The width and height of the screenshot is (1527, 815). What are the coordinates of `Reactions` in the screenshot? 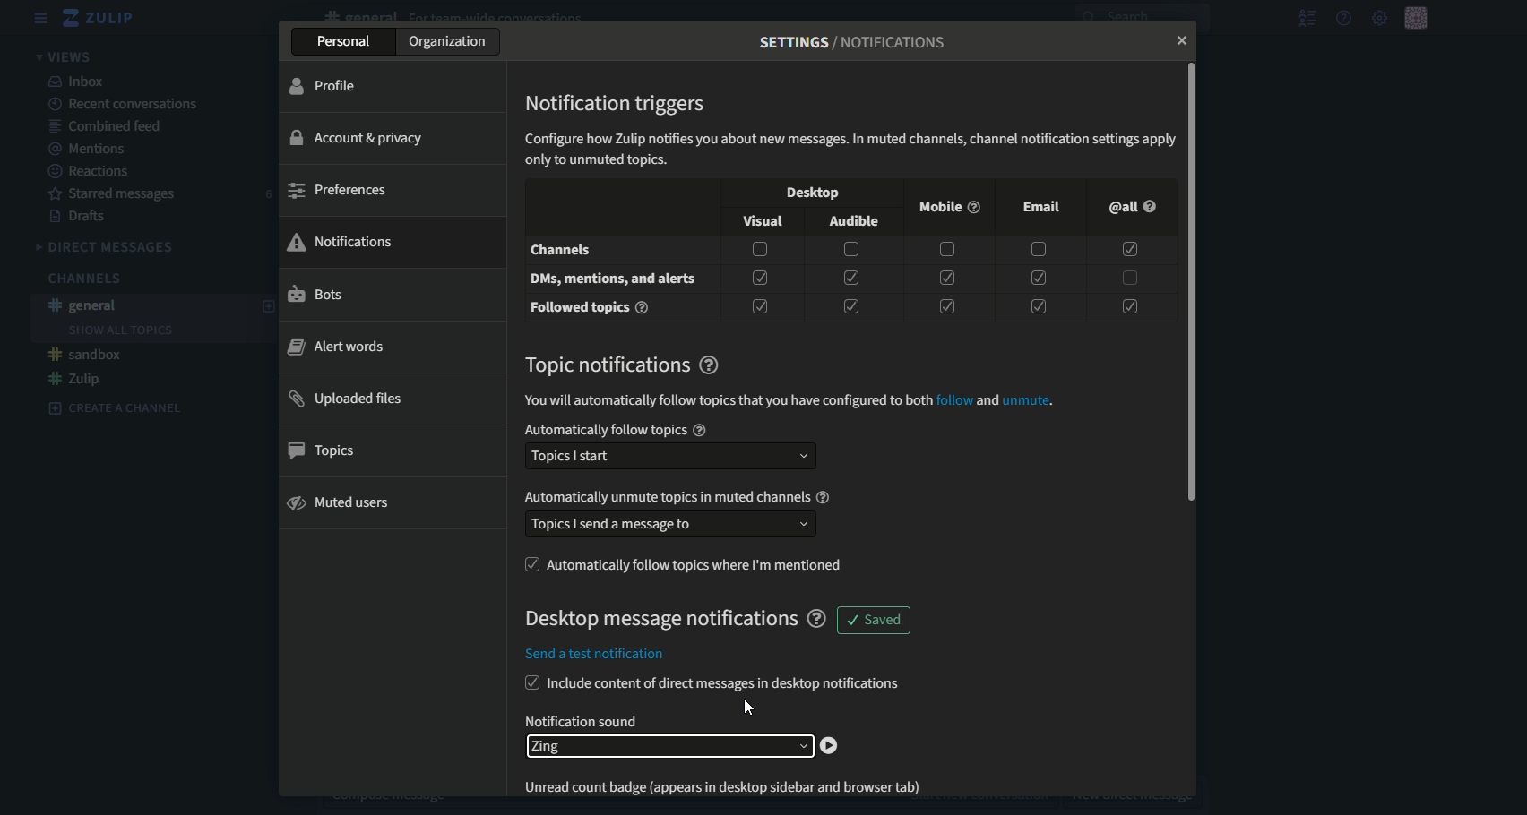 It's located at (91, 172).